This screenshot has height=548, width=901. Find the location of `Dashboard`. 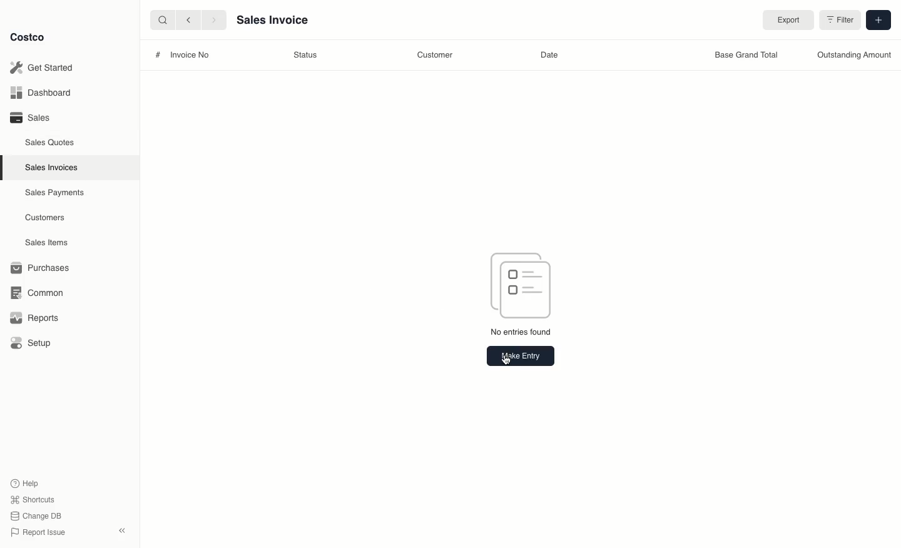

Dashboard is located at coordinates (44, 93).